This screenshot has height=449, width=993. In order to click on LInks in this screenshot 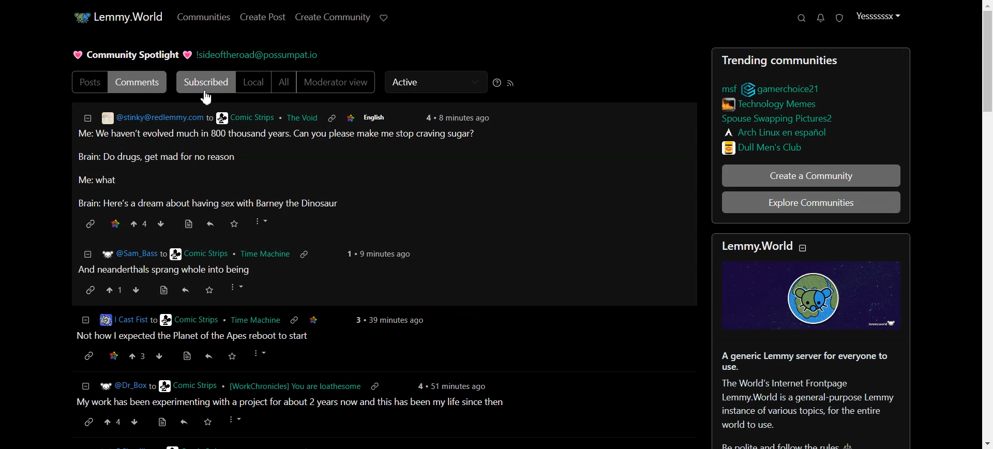, I will do `click(775, 131)`.